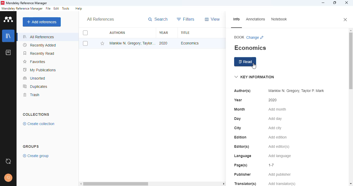 The width and height of the screenshot is (353, 186). Describe the element at coordinates (296, 91) in the screenshot. I see `Mankiw N. Gregory, Taylor P. Mark` at that location.